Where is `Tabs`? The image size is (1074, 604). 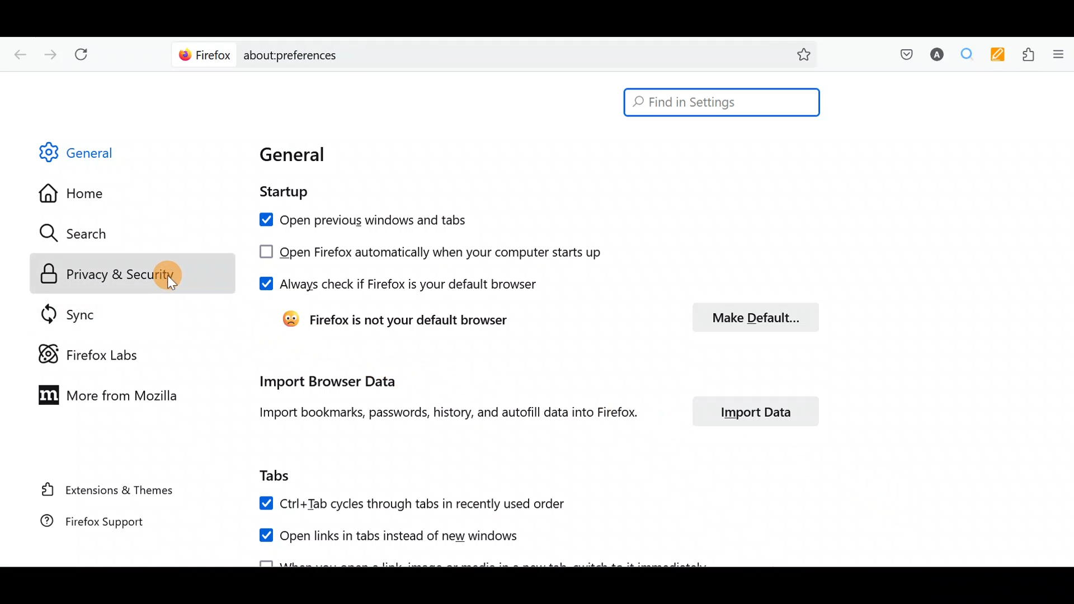 Tabs is located at coordinates (281, 476).